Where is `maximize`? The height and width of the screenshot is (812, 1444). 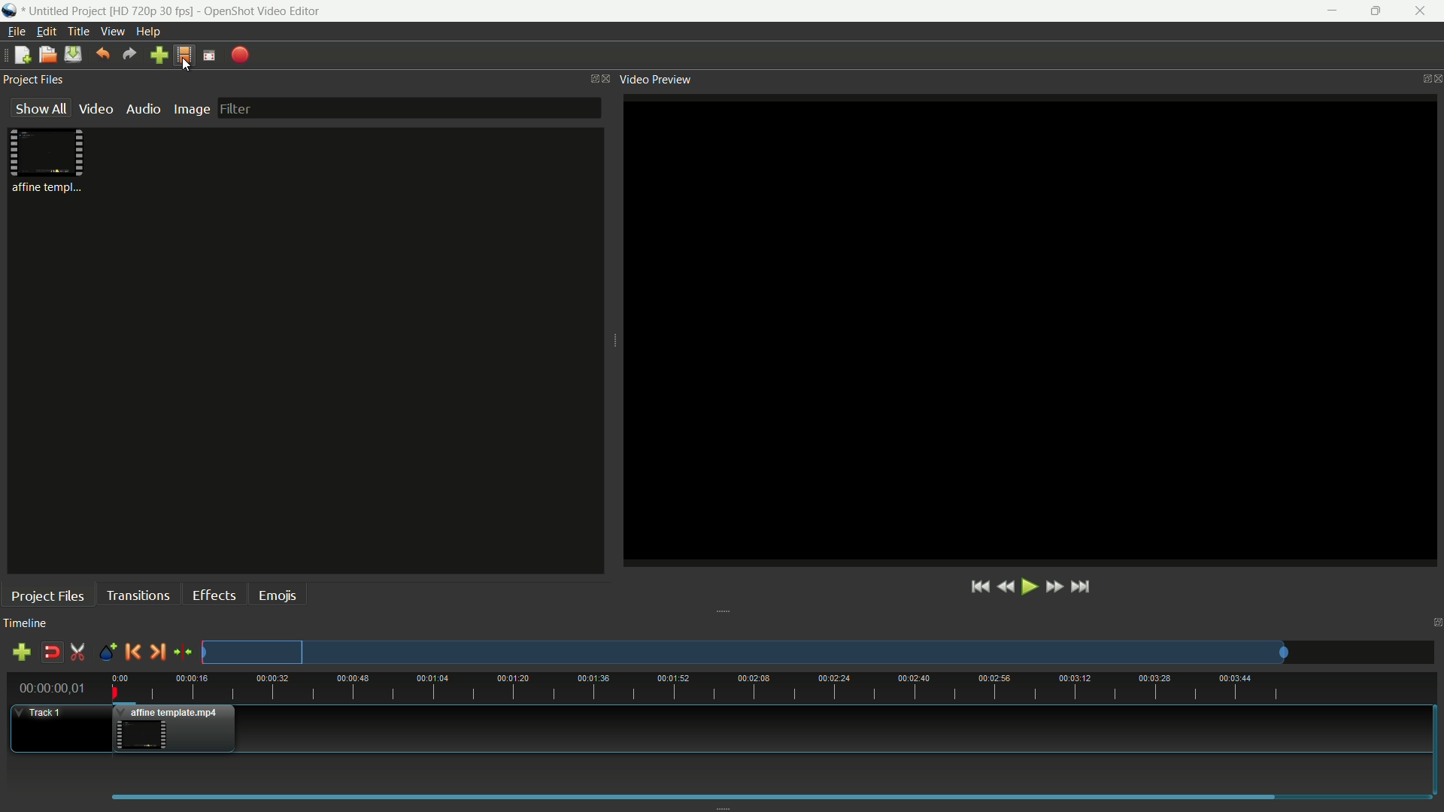
maximize is located at coordinates (1377, 12).